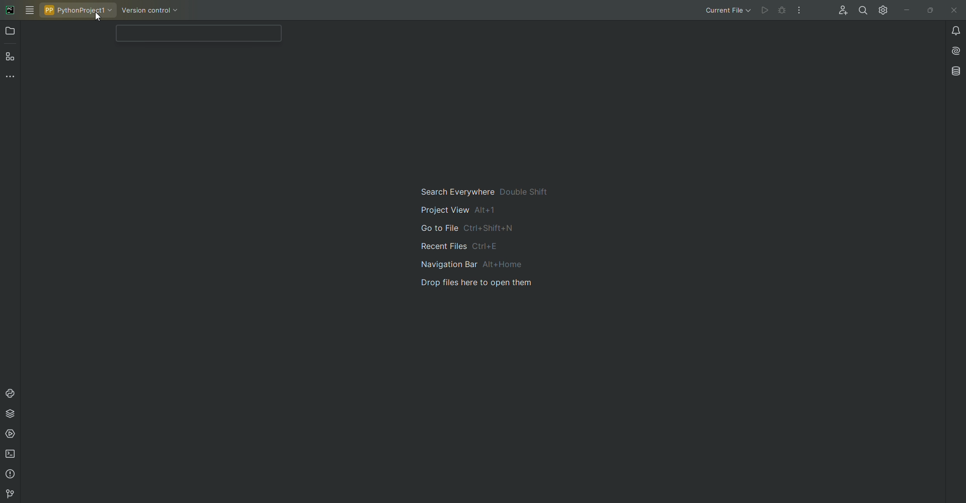  What do you see at coordinates (30, 11) in the screenshot?
I see `Main Menu` at bounding box center [30, 11].